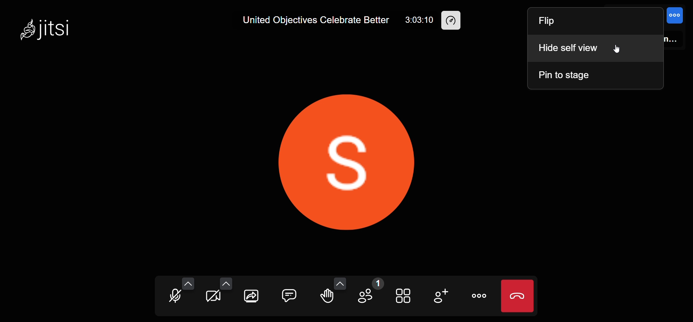 This screenshot has height=322, width=693. Describe the element at coordinates (252, 296) in the screenshot. I see `screen share` at that location.